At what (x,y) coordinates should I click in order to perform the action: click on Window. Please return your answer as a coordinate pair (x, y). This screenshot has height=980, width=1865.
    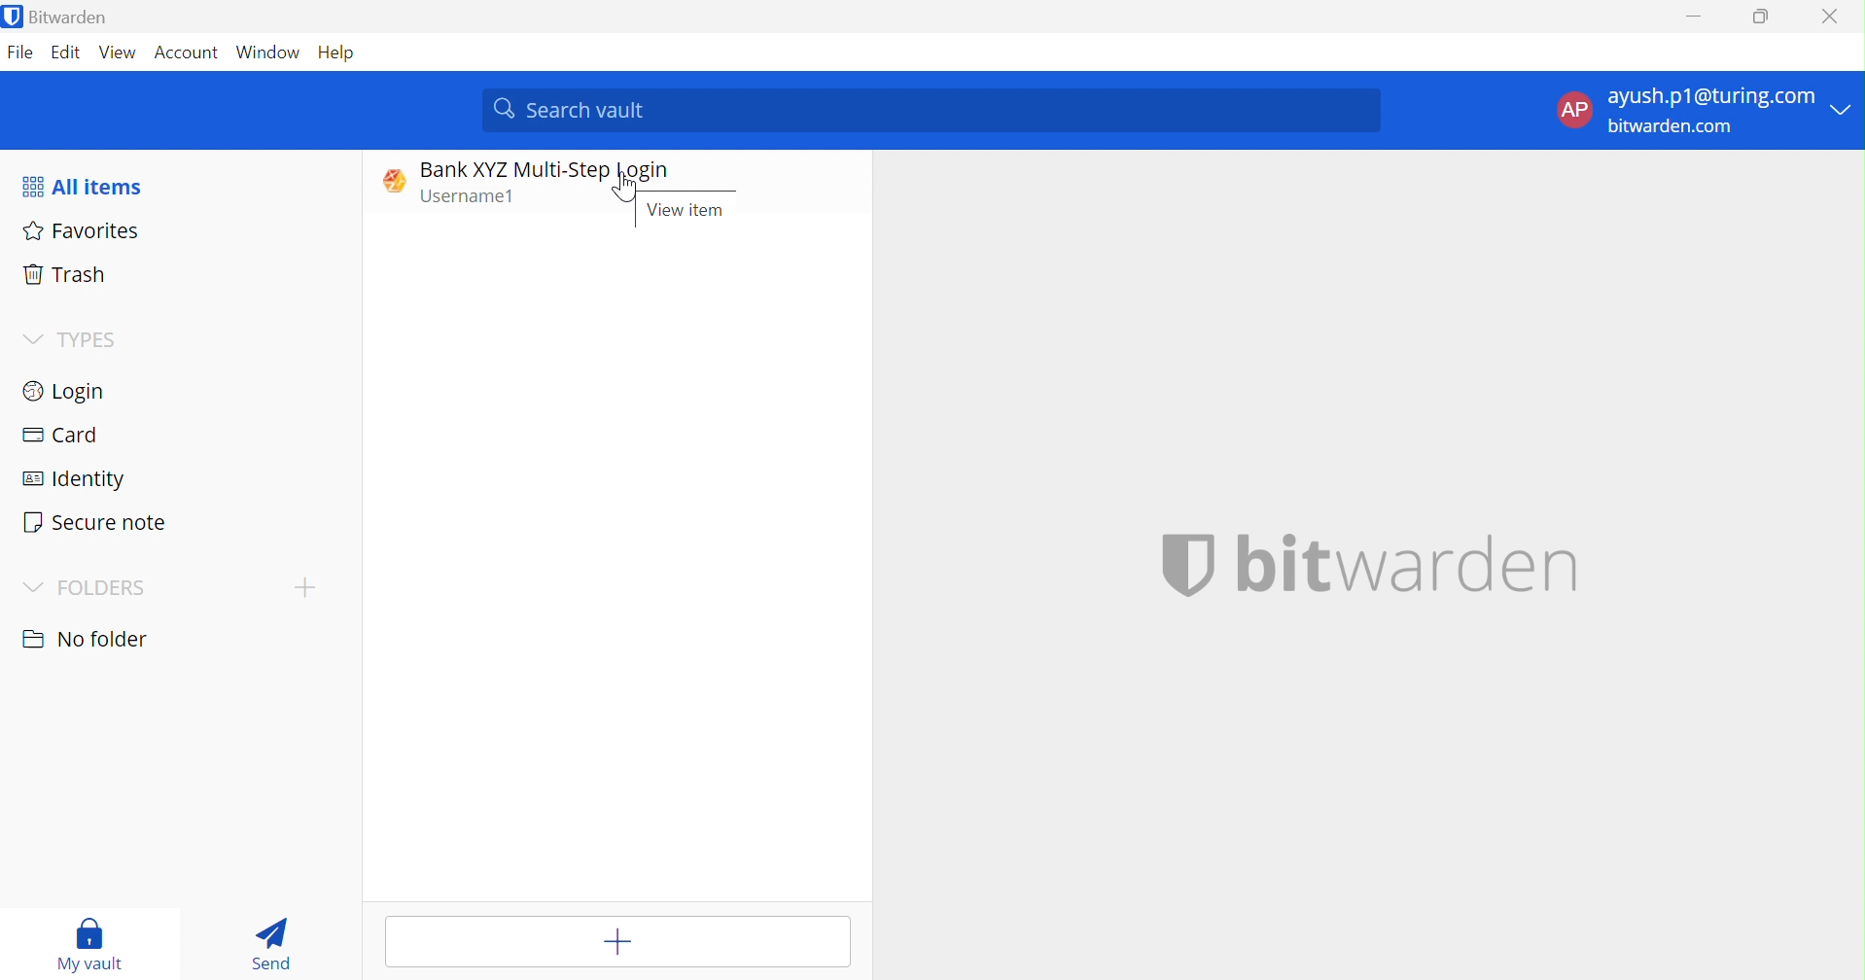
    Looking at the image, I should click on (268, 54).